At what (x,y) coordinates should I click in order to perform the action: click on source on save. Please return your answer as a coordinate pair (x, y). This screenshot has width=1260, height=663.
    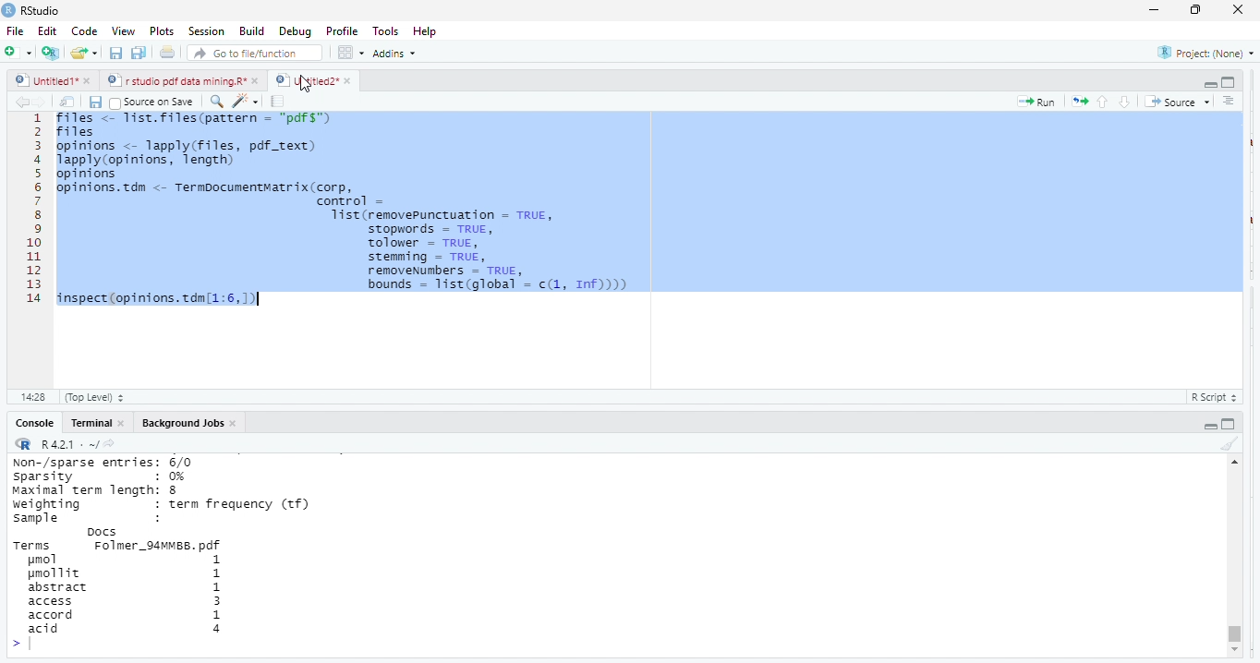
    Looking at the image, I should click on (155, 102).